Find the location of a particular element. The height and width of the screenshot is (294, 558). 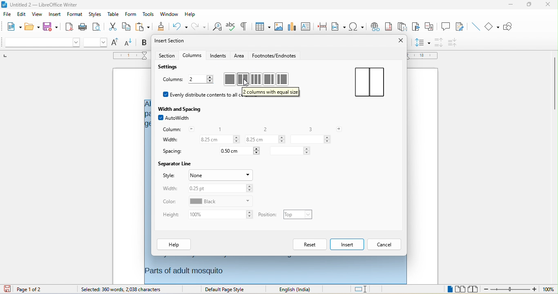

zoom is located at coordinates (510, 290).